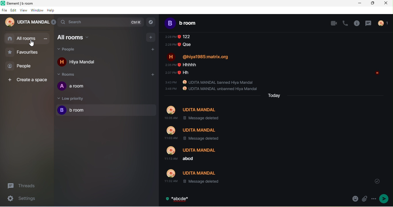 This screenshot has width=393, height=207. Describe the element at coordinates (150, 37) in the screenshot. I see `add room` at that location.